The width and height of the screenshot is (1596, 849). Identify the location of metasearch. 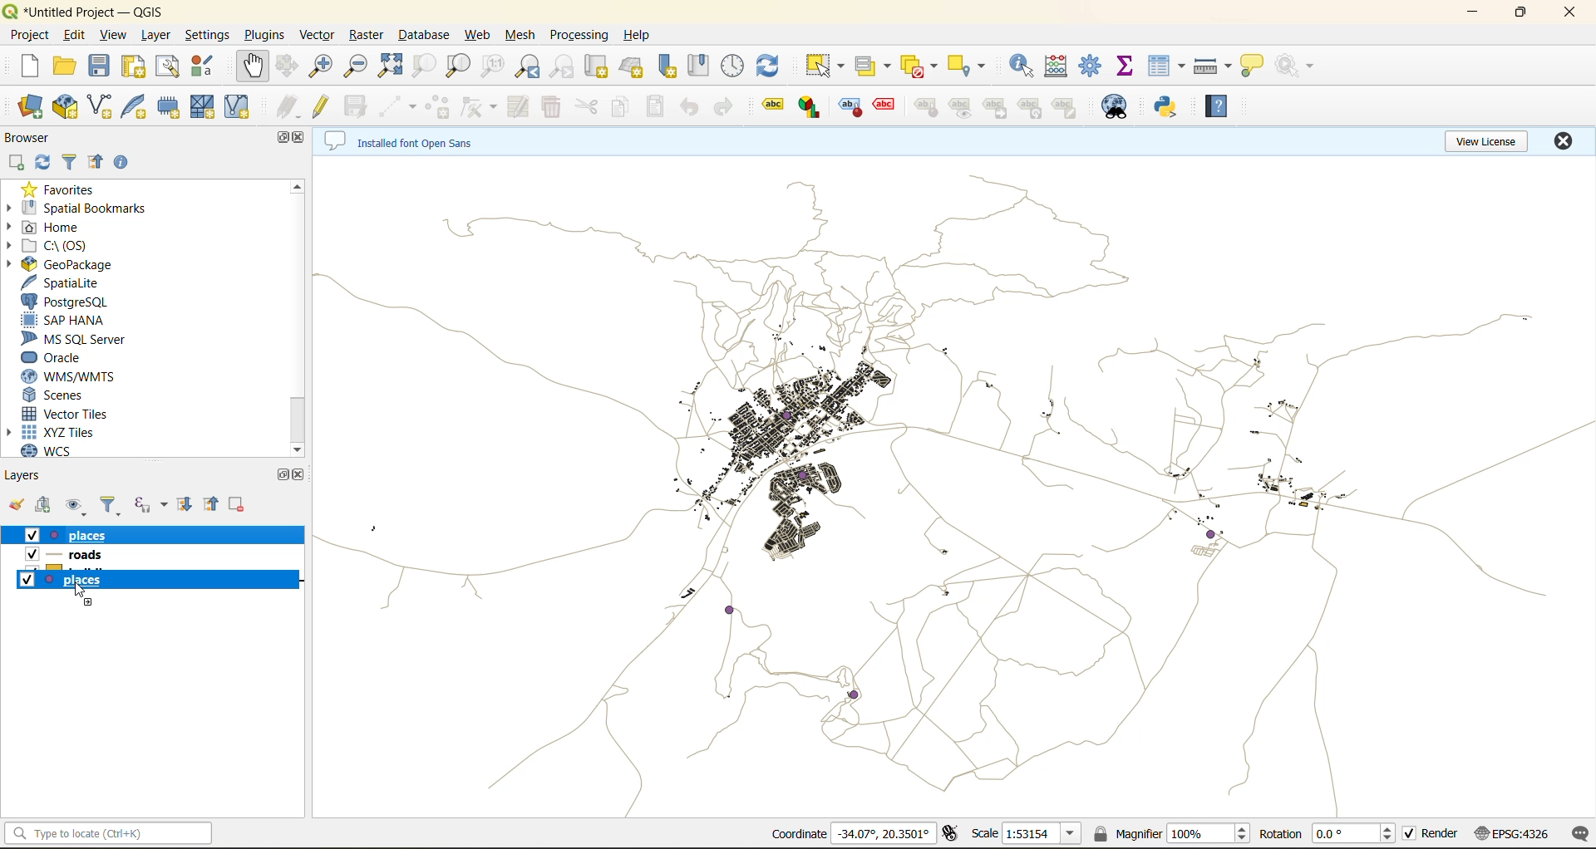
(1117, 107).